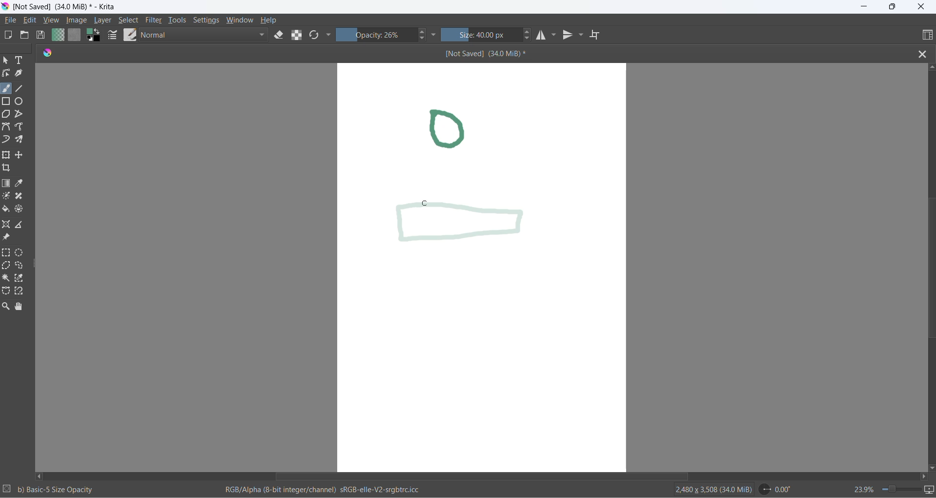 This screenshot has width=936, height=498. I want to click on close file, so click(920, 53).